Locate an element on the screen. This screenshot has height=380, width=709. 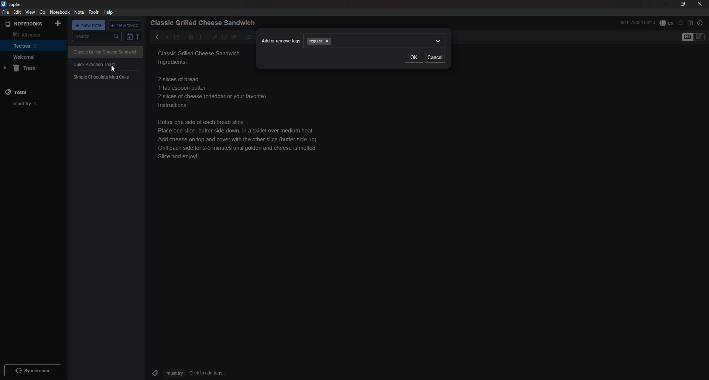
click to add tags is located at coordinates (186, 373).